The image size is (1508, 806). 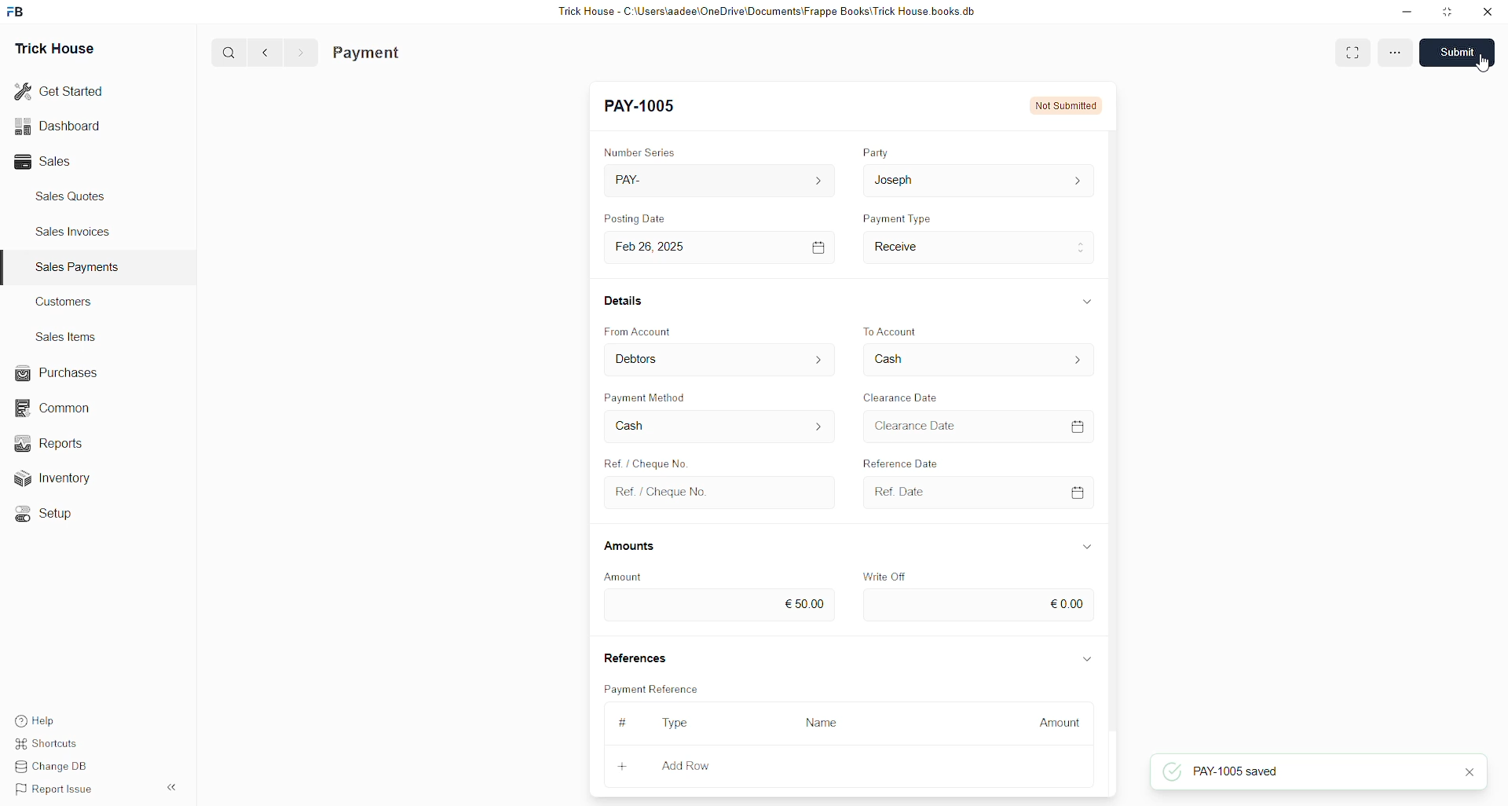 What do you see at coordinates (57, 129) in the screenshot?
I see `Dashboard` at bounding box center [57, 129].